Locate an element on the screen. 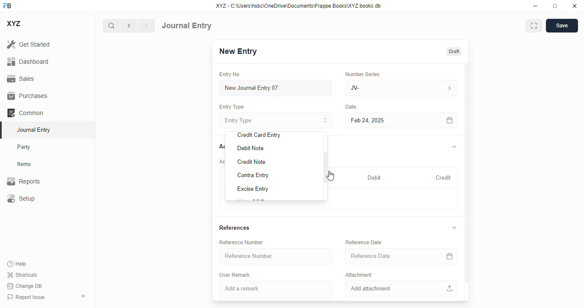 This screenshot has height=308, width=584. add a remark is located at coordinates (275, 290).